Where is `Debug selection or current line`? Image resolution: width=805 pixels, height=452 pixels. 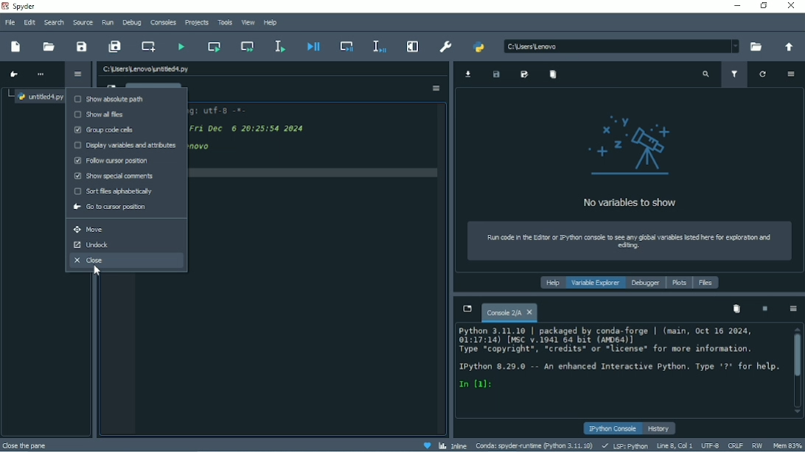 Debug selection or current line is located at coordinates (379, 46).